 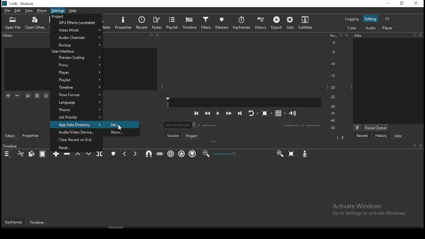 What do you see at coordinates (36, 23) in the screenshot?
I see `open other` at bounding box center [36, 23].